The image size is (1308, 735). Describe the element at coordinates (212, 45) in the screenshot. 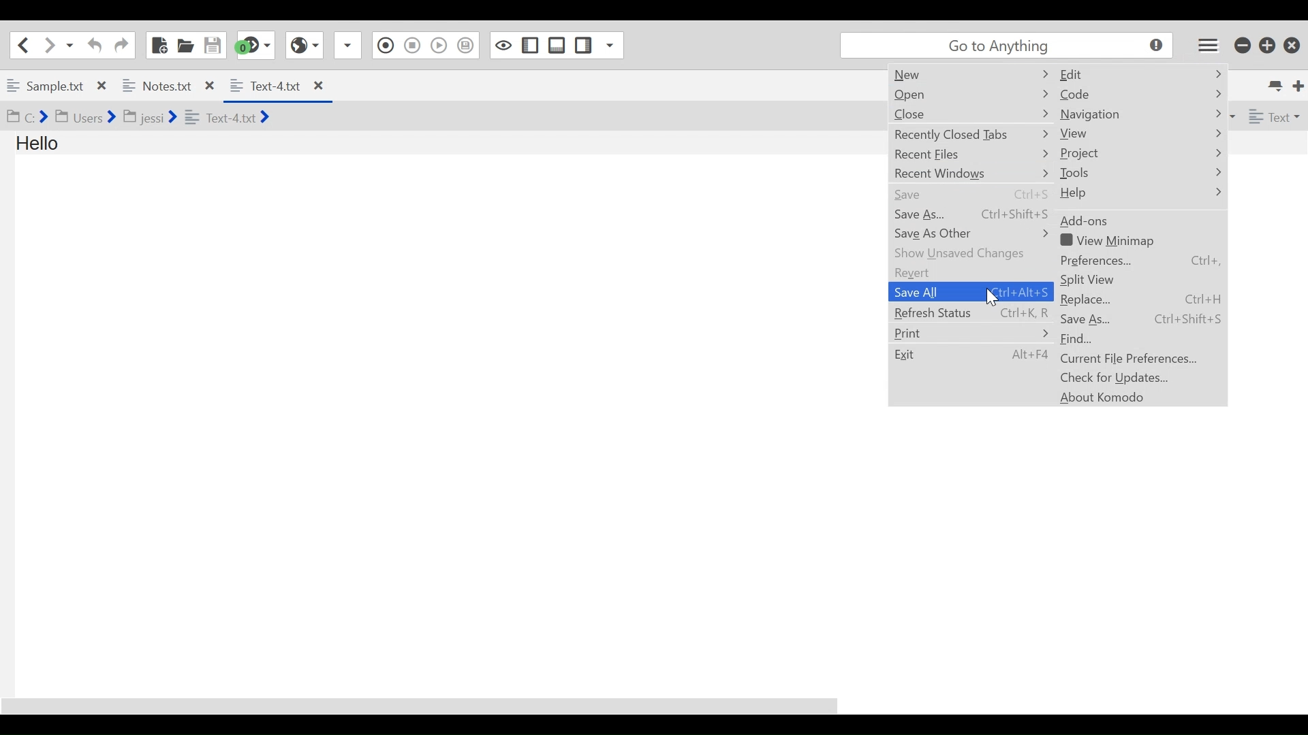

I see `Save File` at that location.